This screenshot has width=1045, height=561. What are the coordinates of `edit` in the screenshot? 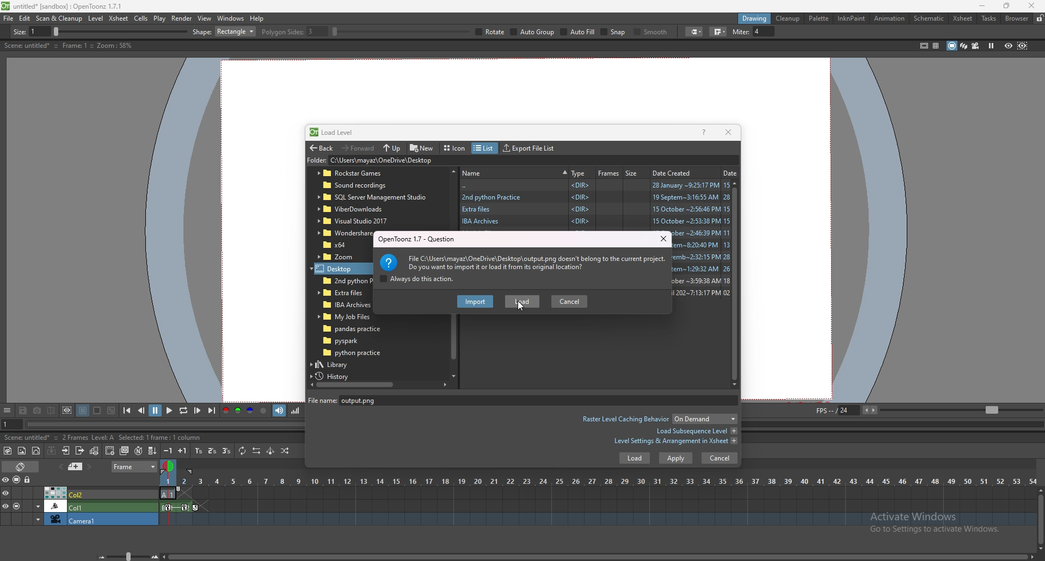 It's located at (25, 18).